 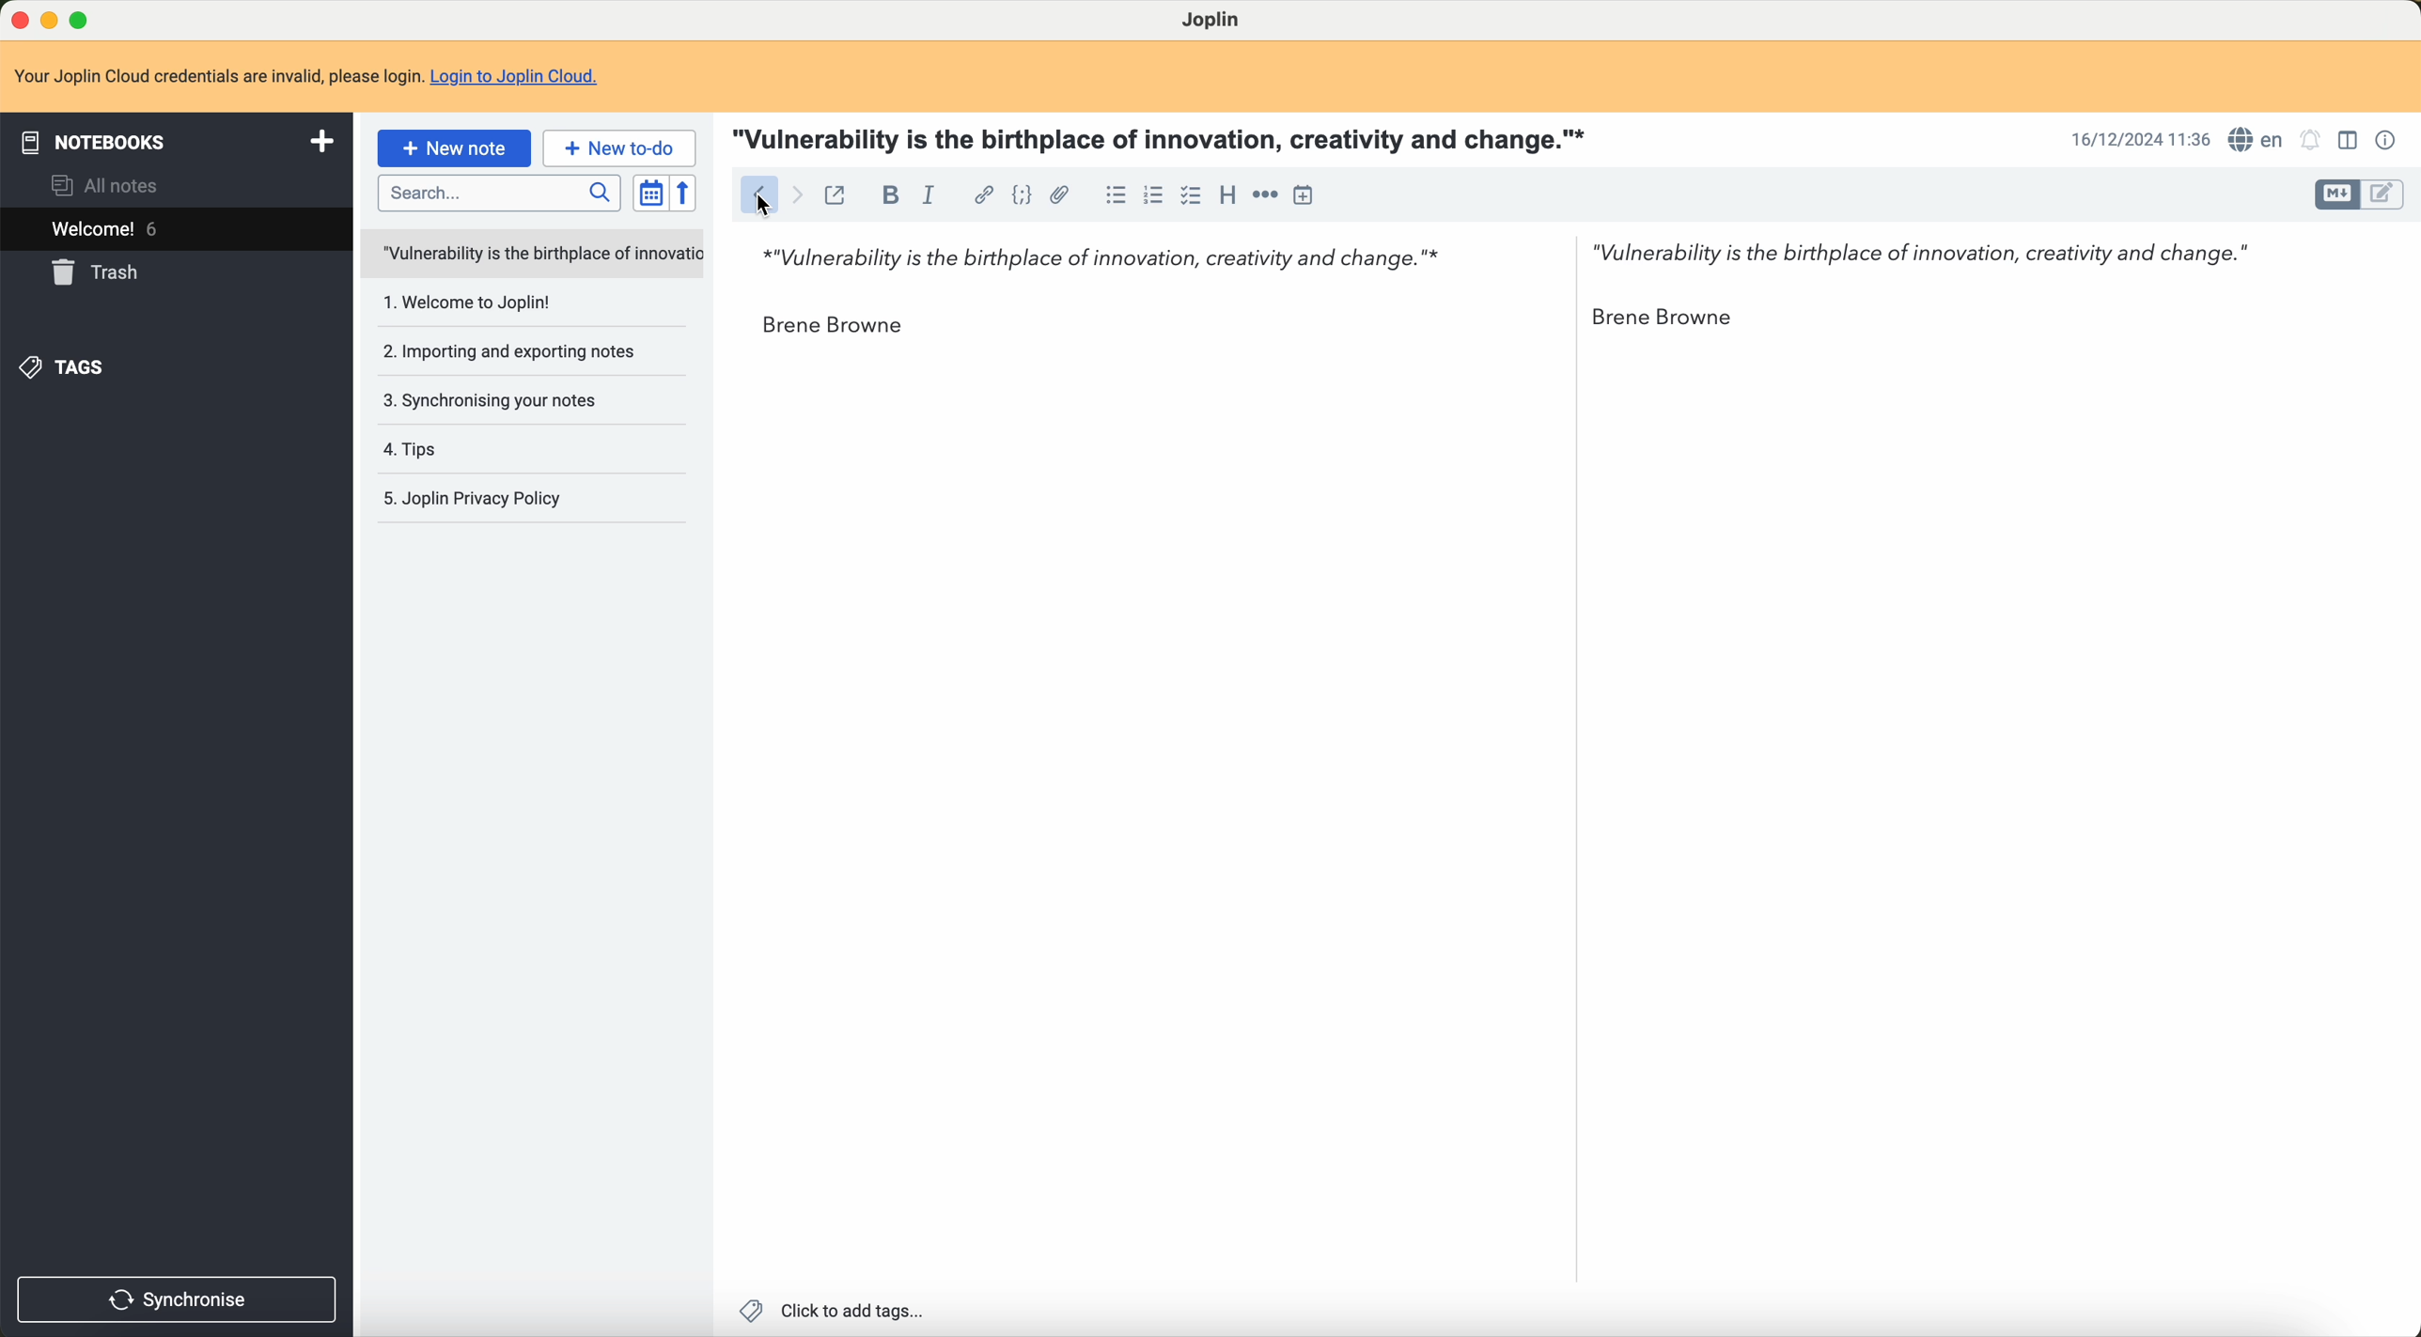 What do you see at coordinates (763, 206) in the screenshot?
I see `cursor` at bounding box center [763, 206].